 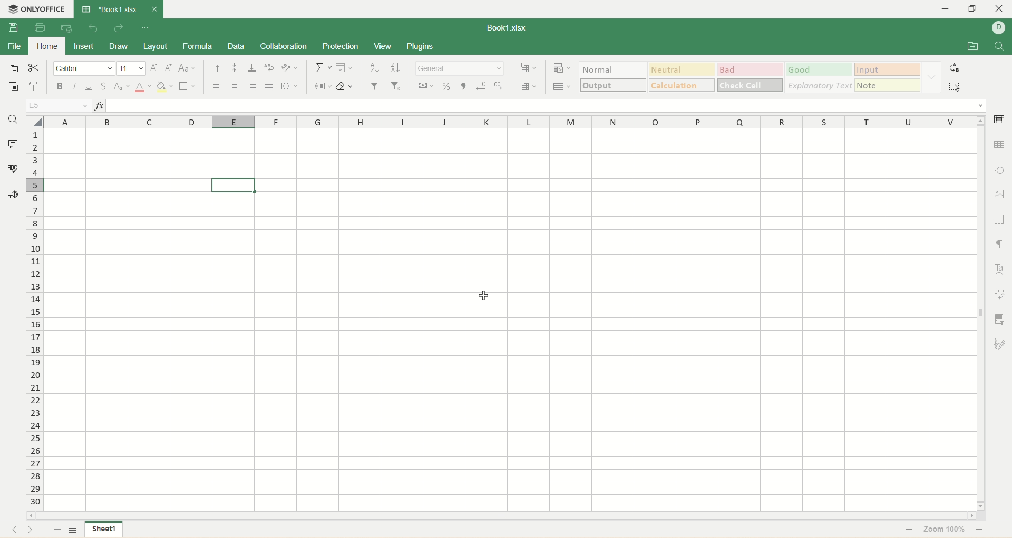 What do you see at coordinates (1000, 46) in the screenshot?
I see `find` at bounding box center [1000, 46].